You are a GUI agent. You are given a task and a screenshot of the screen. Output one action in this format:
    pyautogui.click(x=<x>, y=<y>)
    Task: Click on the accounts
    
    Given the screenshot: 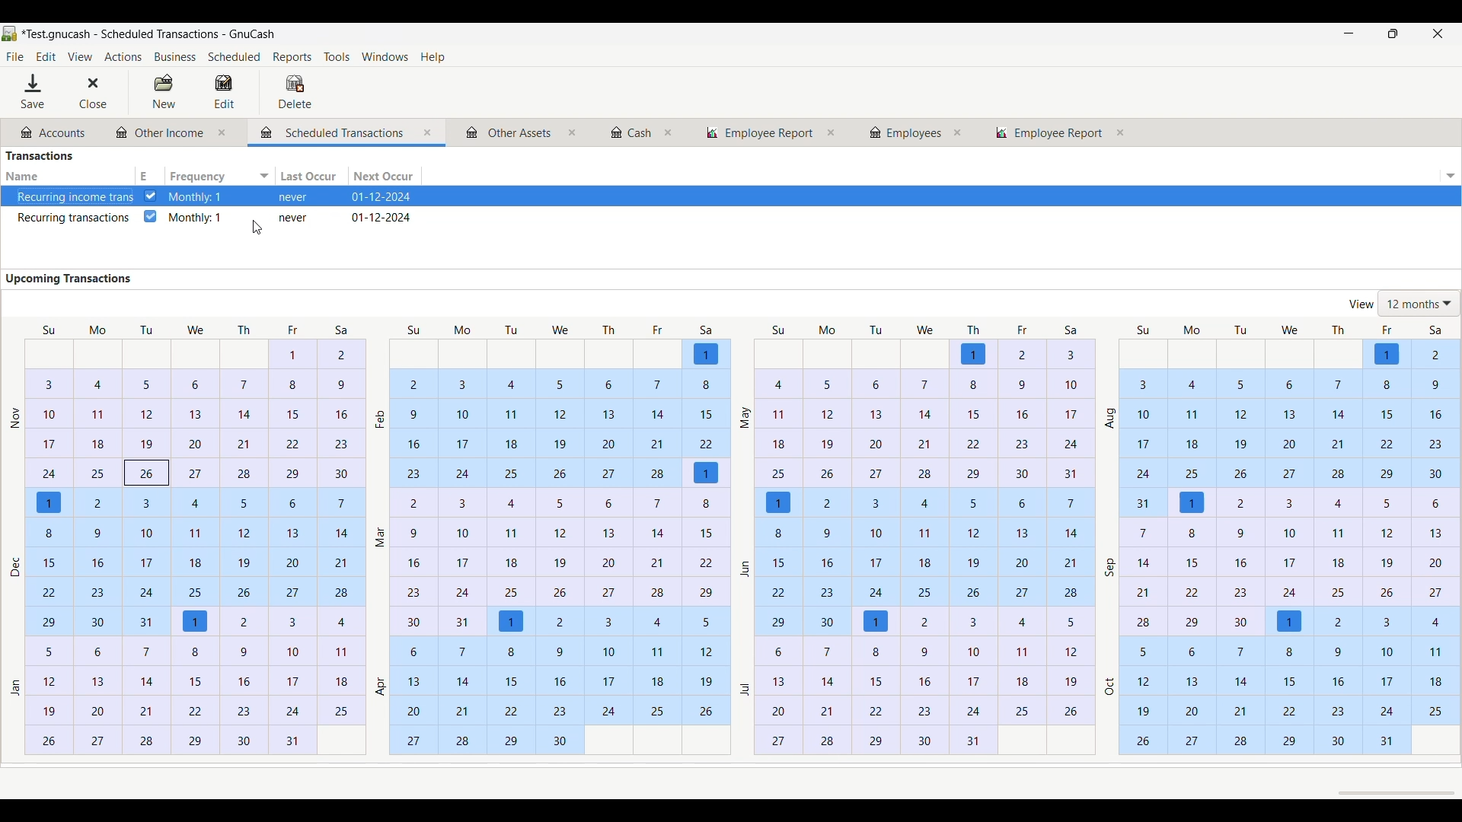 What is the action you would take?
    pyautogui.click(x=50, y=132)
    